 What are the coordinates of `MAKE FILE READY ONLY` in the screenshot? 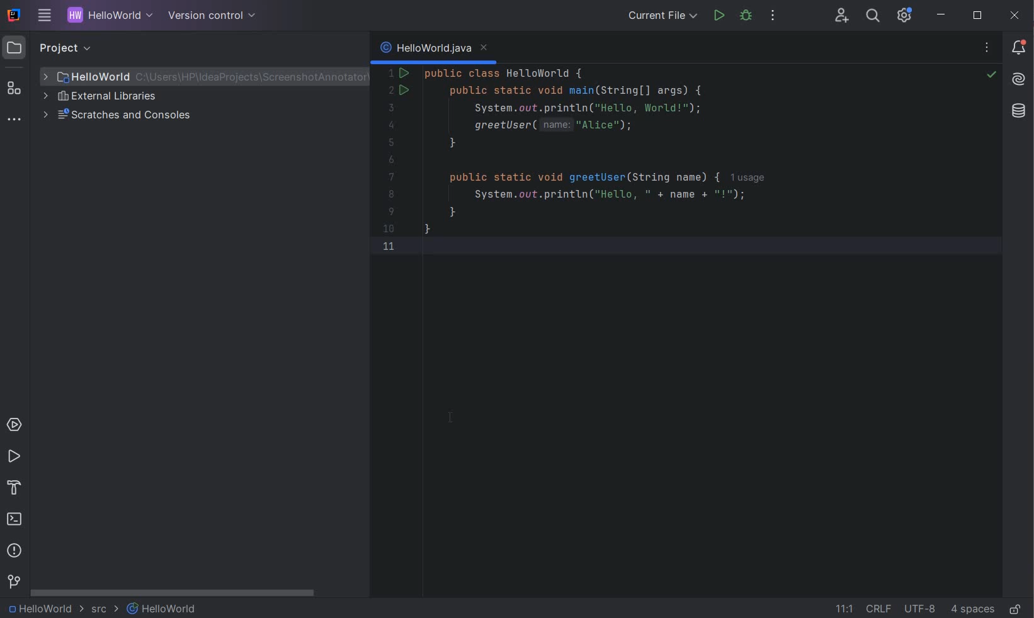 It's located at (1015, 610).